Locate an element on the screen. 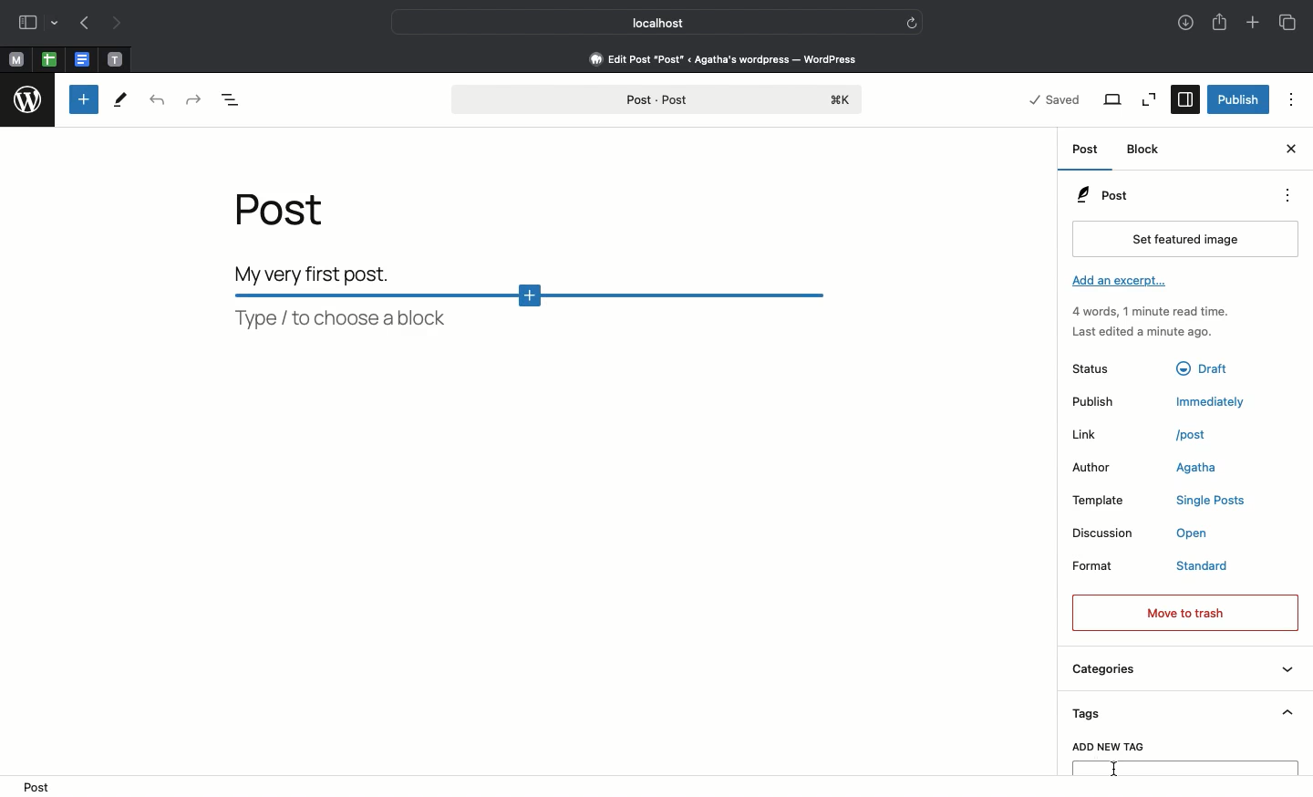 Image resolution: width=1313 pixels, height=797 pixels. Tags is located at coordinates (1186, 714).